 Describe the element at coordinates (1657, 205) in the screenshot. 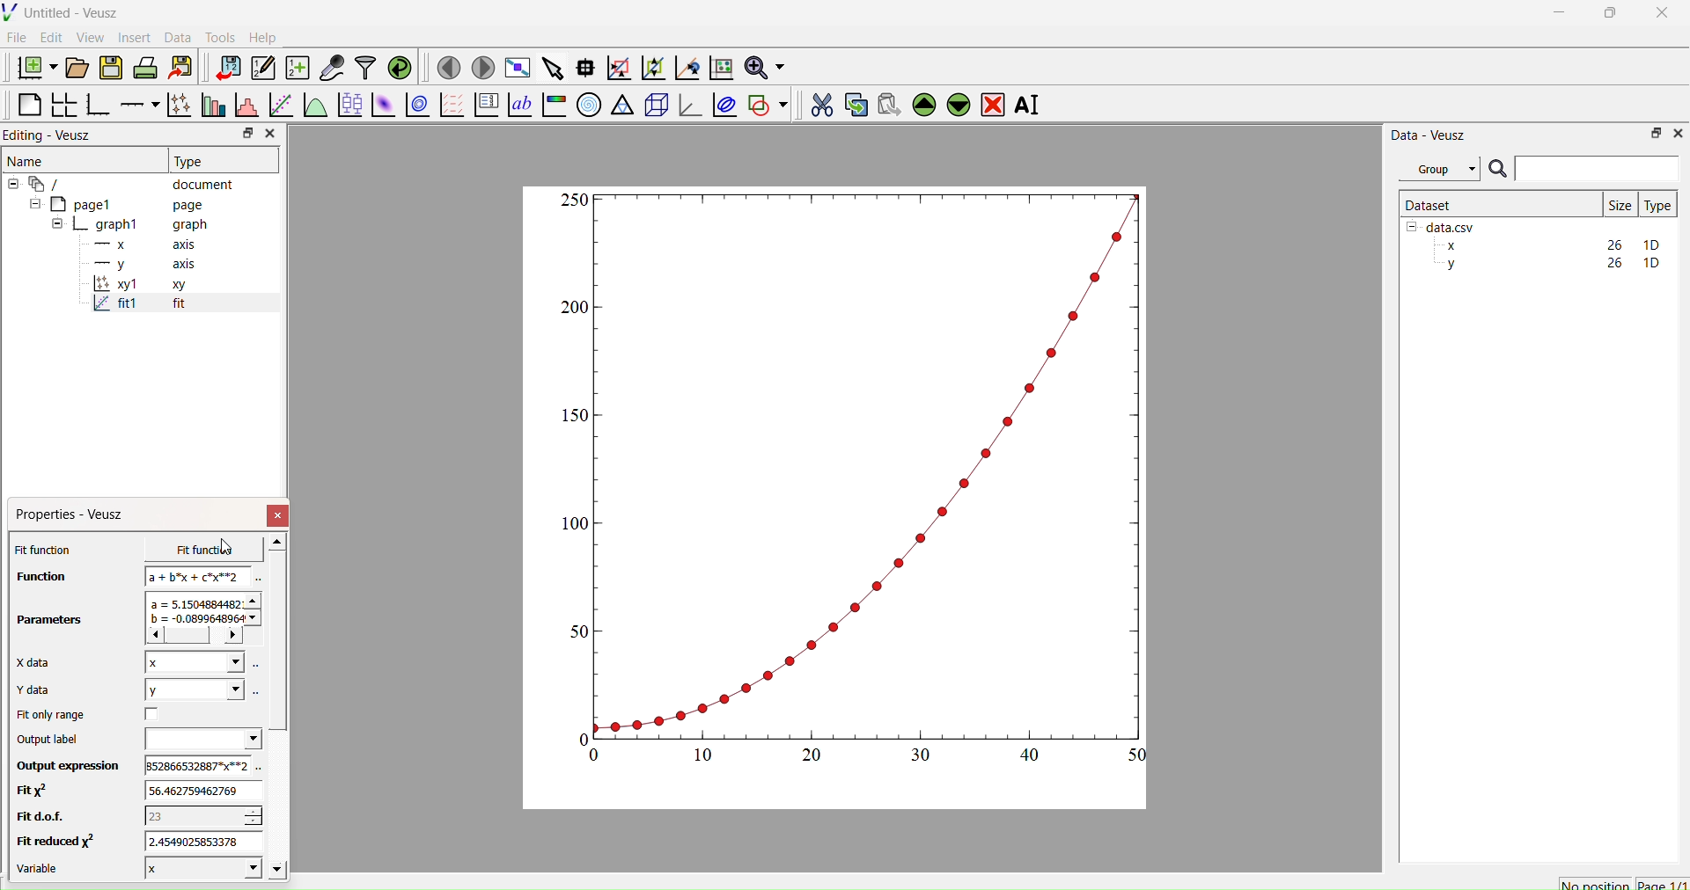

I see `Type` at that location.